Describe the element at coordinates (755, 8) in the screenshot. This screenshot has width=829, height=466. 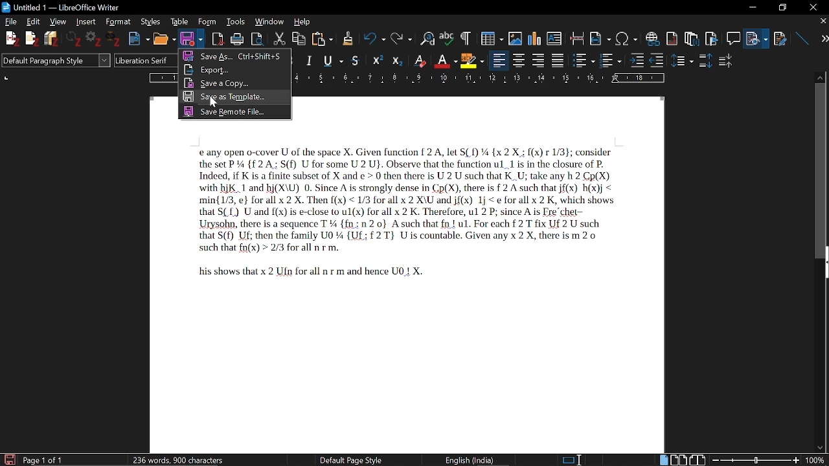
I see `minimize` at that location.